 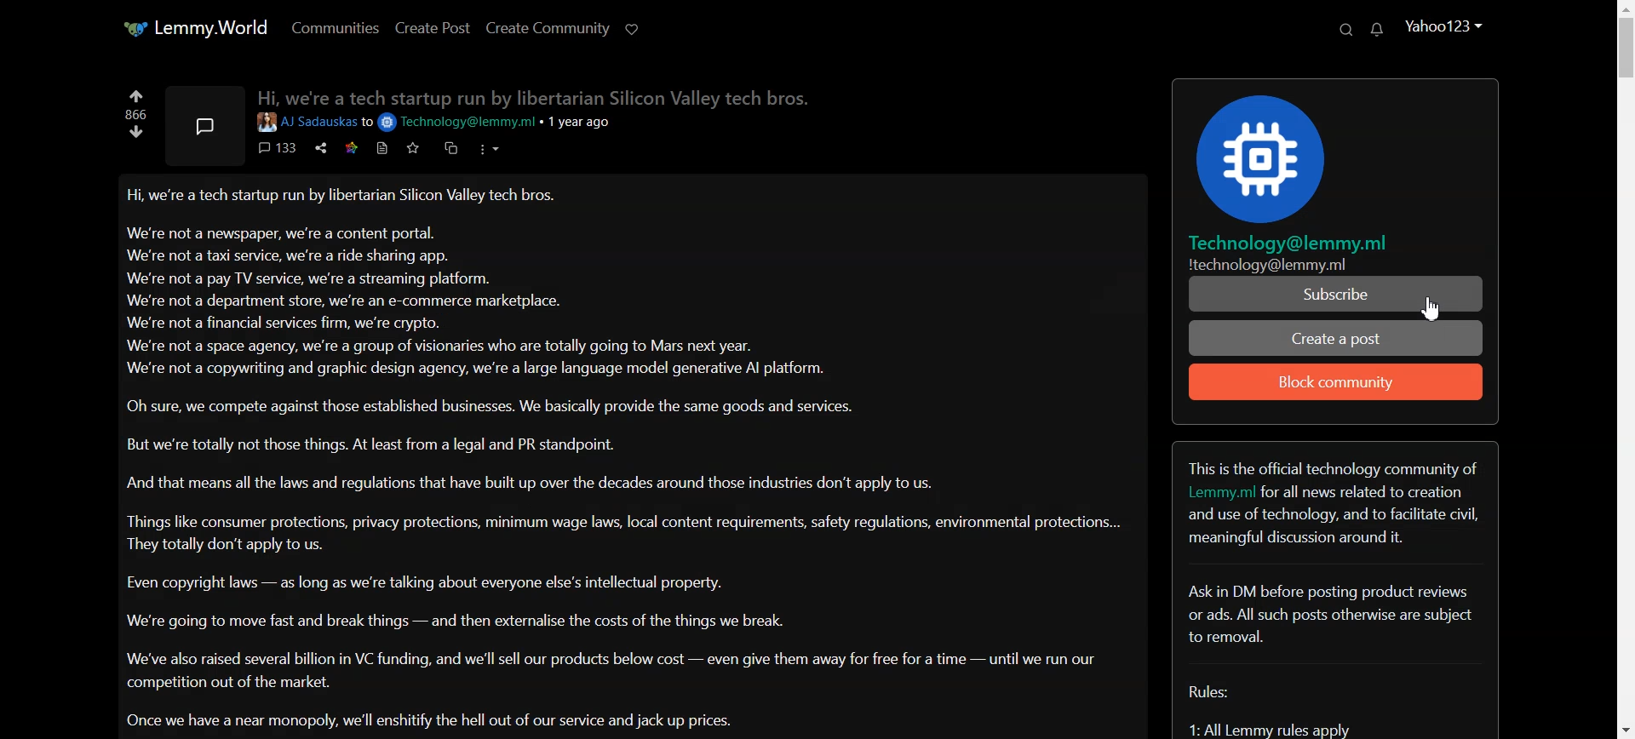 I want to click on Posts, so click(x=629, y=450).